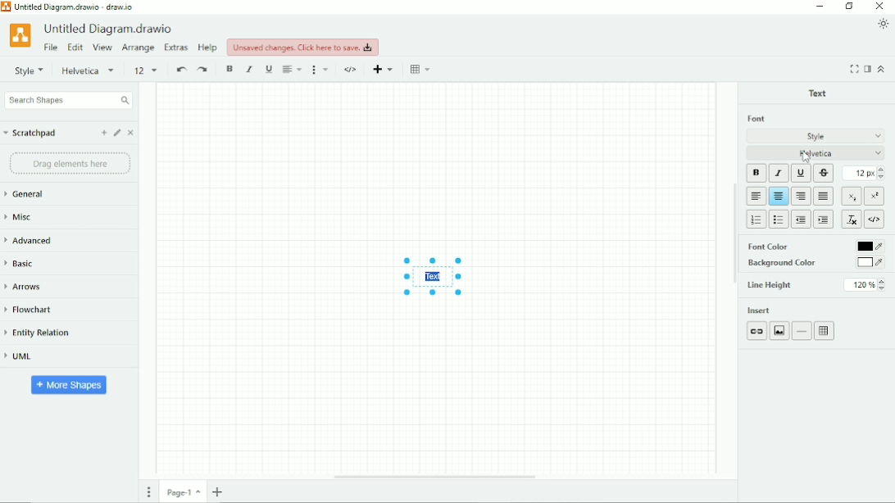 The height and width of the screenshot is (503, 895). Describe the element at coordinates (302, 47) in the screenshot. I see `Unsaved changes. Click here to save.  ` at that location.